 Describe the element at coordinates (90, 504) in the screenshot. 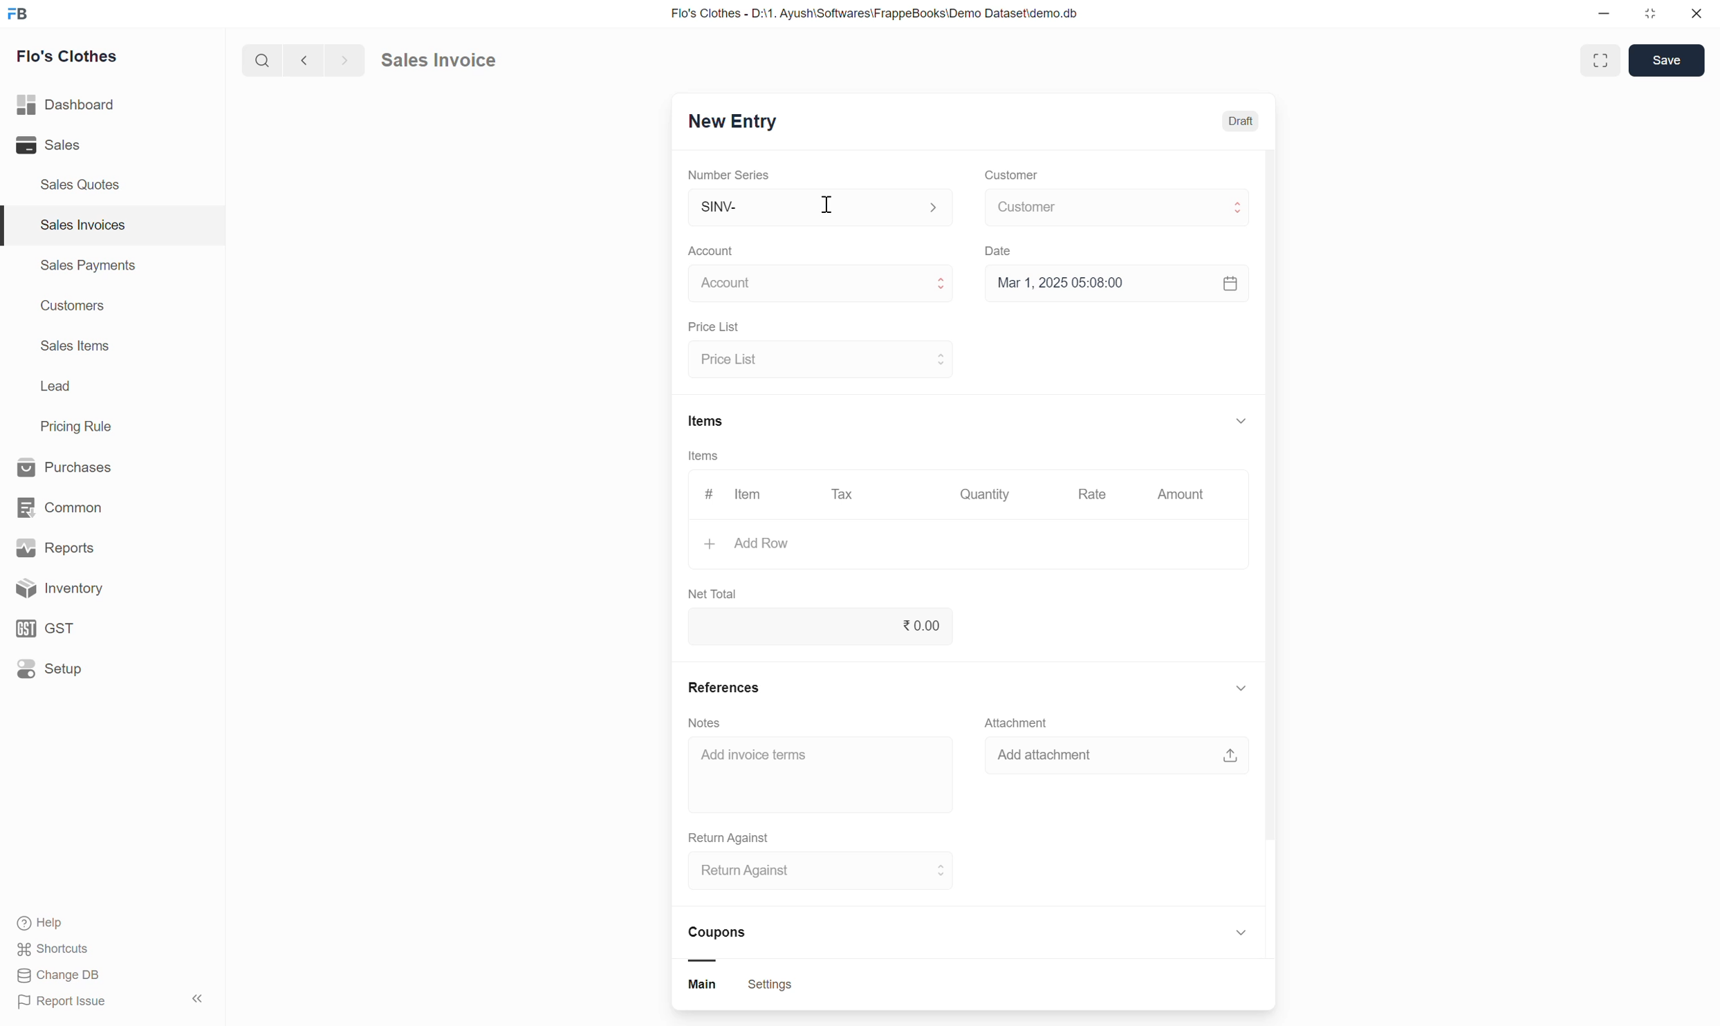

I see `common` at that location.